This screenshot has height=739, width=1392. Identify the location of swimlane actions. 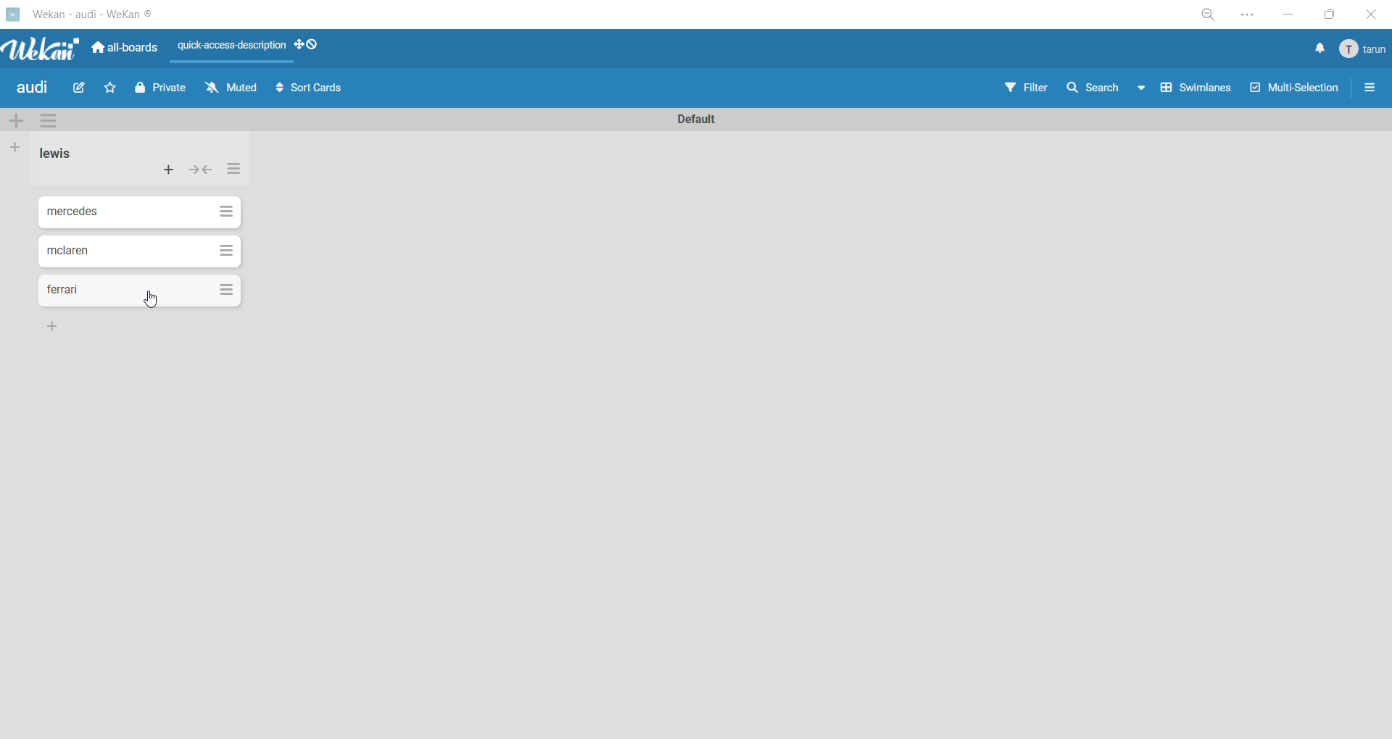
(53, 122).